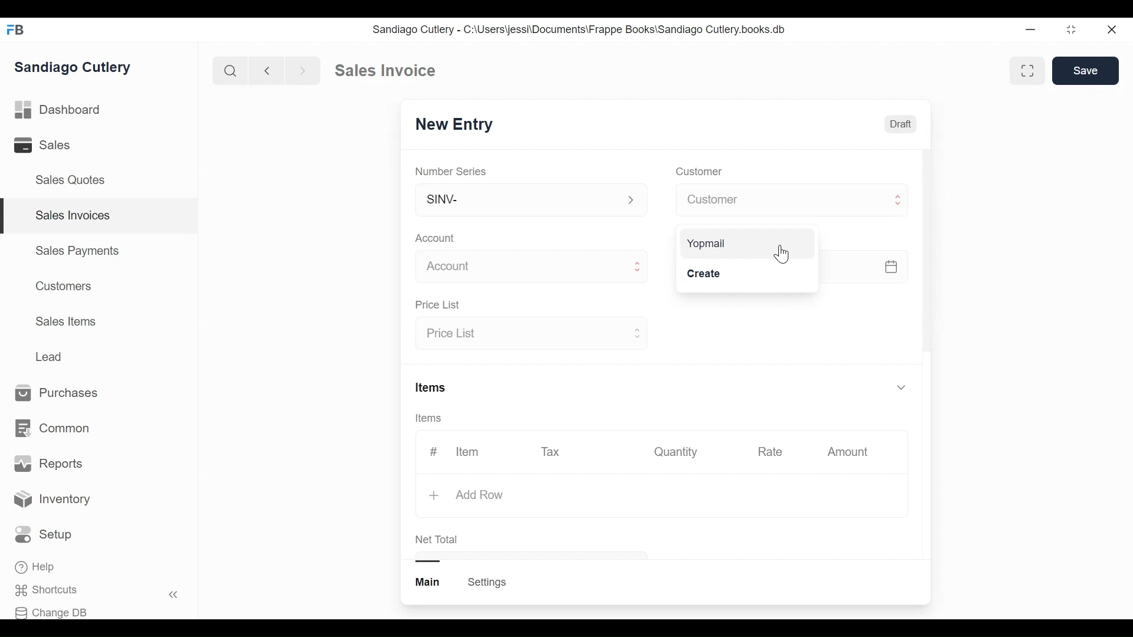 Image resolution: width=1133 pixels, height=637 pixels. Describe the element at coordinates (890, 266) in the screenshot. I see `calendar` at that location.